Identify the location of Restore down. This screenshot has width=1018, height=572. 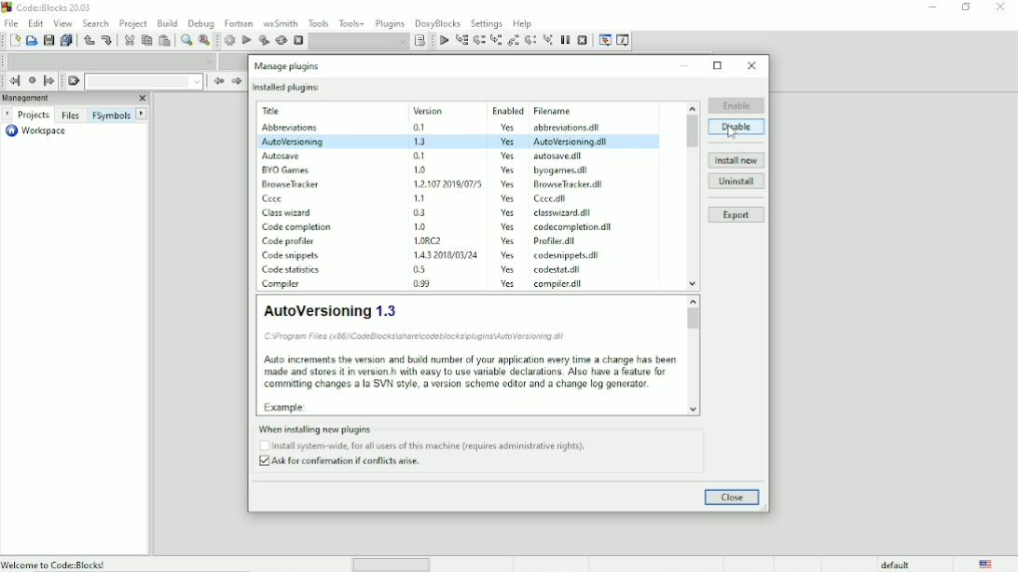
(966, 7).